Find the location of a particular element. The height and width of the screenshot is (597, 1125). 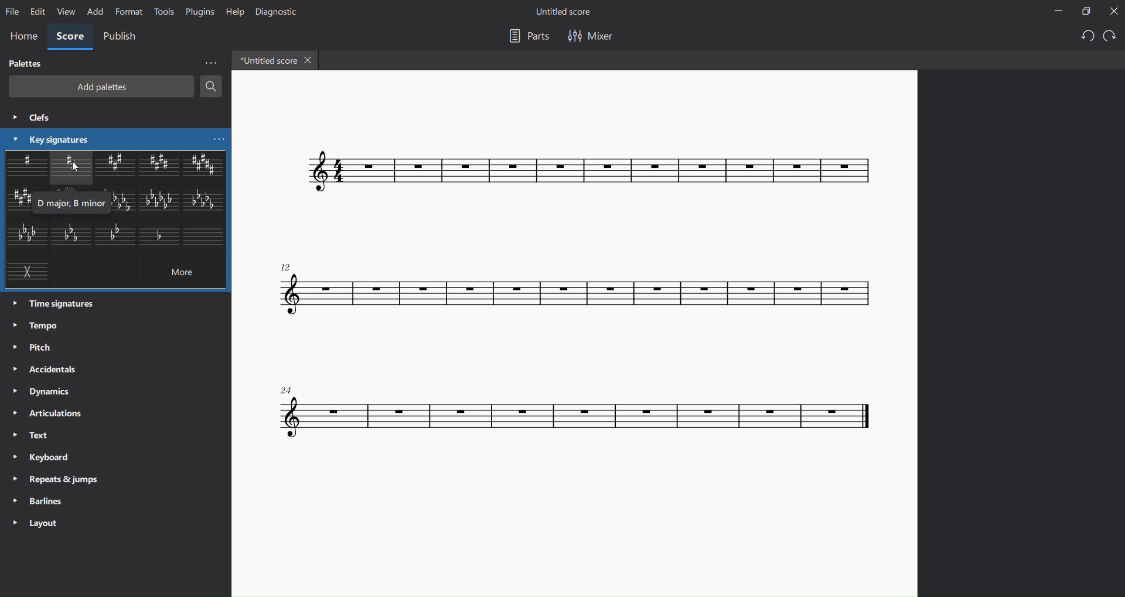

d major b minor is located at coordinates (72, 205).